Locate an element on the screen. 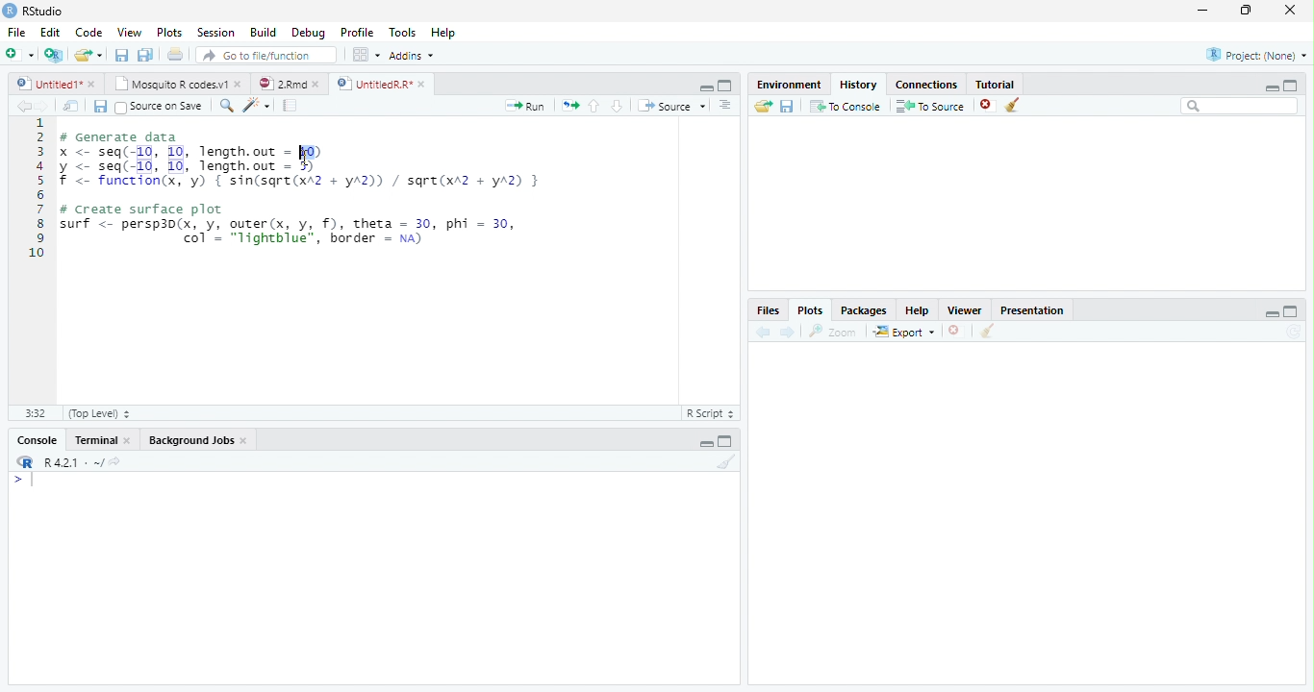  Close is located at coordinates (128, 440).